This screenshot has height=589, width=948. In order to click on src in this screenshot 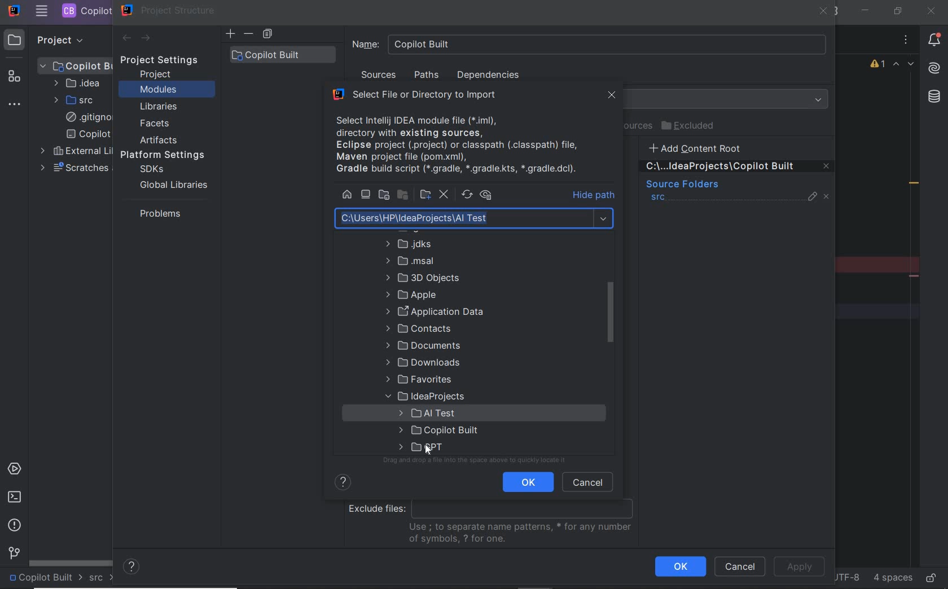, I will do `click(102, 578)`.